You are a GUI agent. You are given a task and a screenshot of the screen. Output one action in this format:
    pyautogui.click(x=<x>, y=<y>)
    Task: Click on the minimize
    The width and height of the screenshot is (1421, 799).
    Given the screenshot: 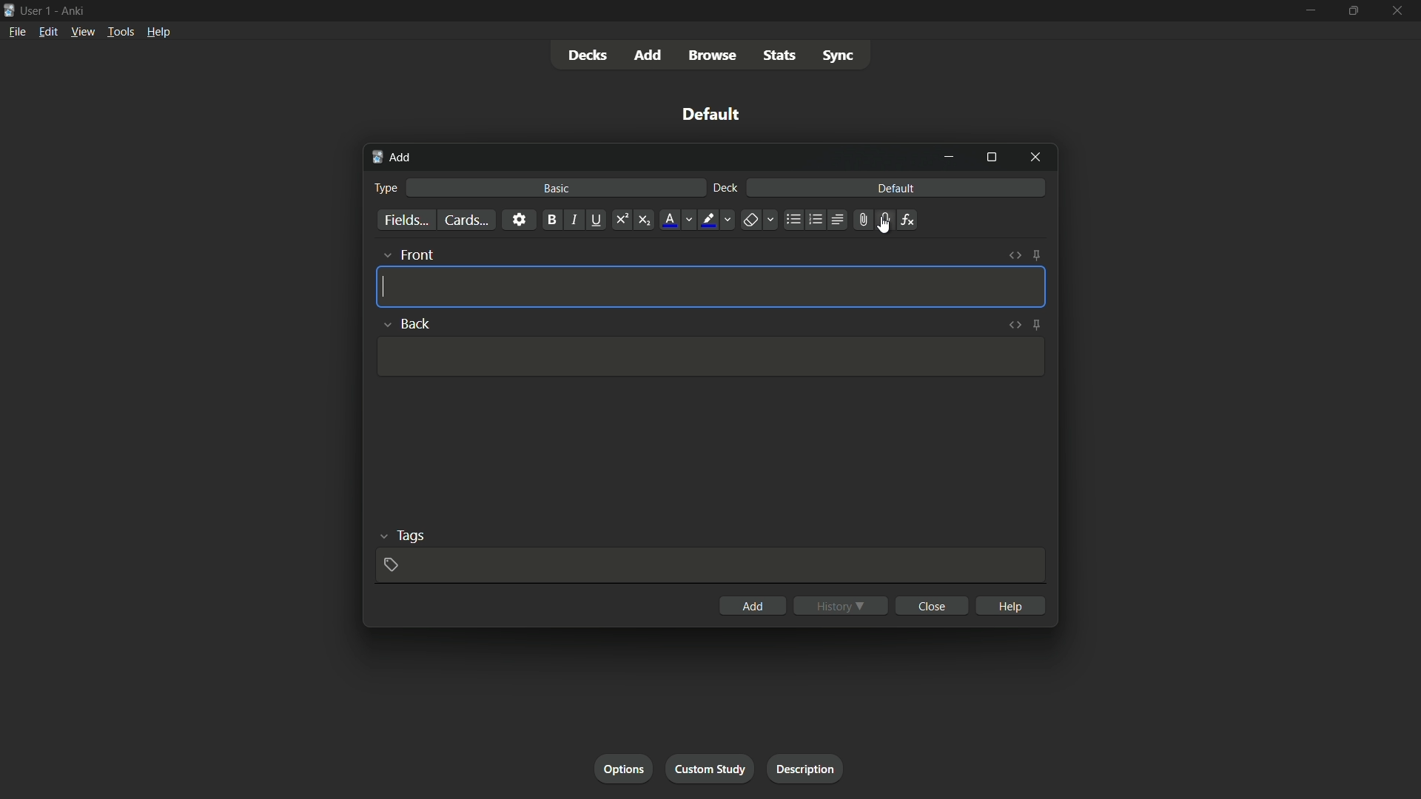 What is the action you would take?
    pyautogui.click(x=951, y=157)
    